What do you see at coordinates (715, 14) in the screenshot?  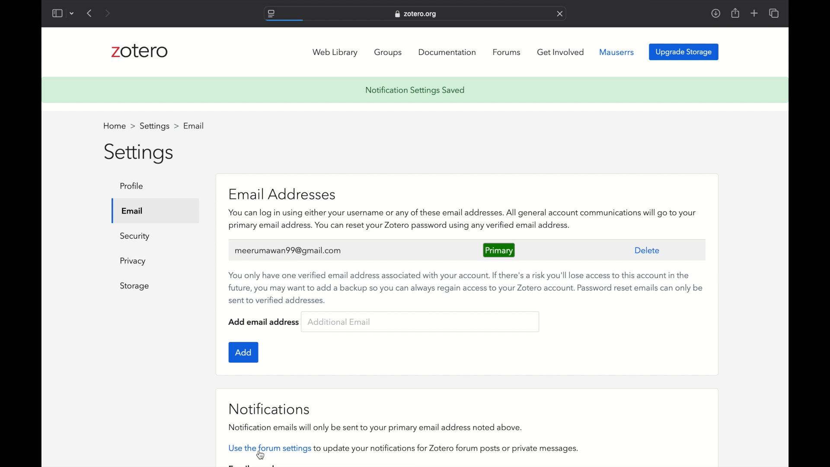 I see `downloads` at bounding box center [715, 14].